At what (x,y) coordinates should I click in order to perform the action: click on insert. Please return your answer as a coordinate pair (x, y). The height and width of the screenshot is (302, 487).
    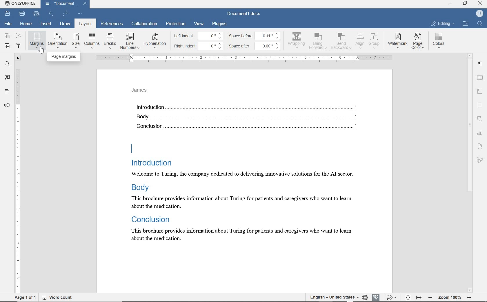
    Looking at the image, I should click on (47, 24).